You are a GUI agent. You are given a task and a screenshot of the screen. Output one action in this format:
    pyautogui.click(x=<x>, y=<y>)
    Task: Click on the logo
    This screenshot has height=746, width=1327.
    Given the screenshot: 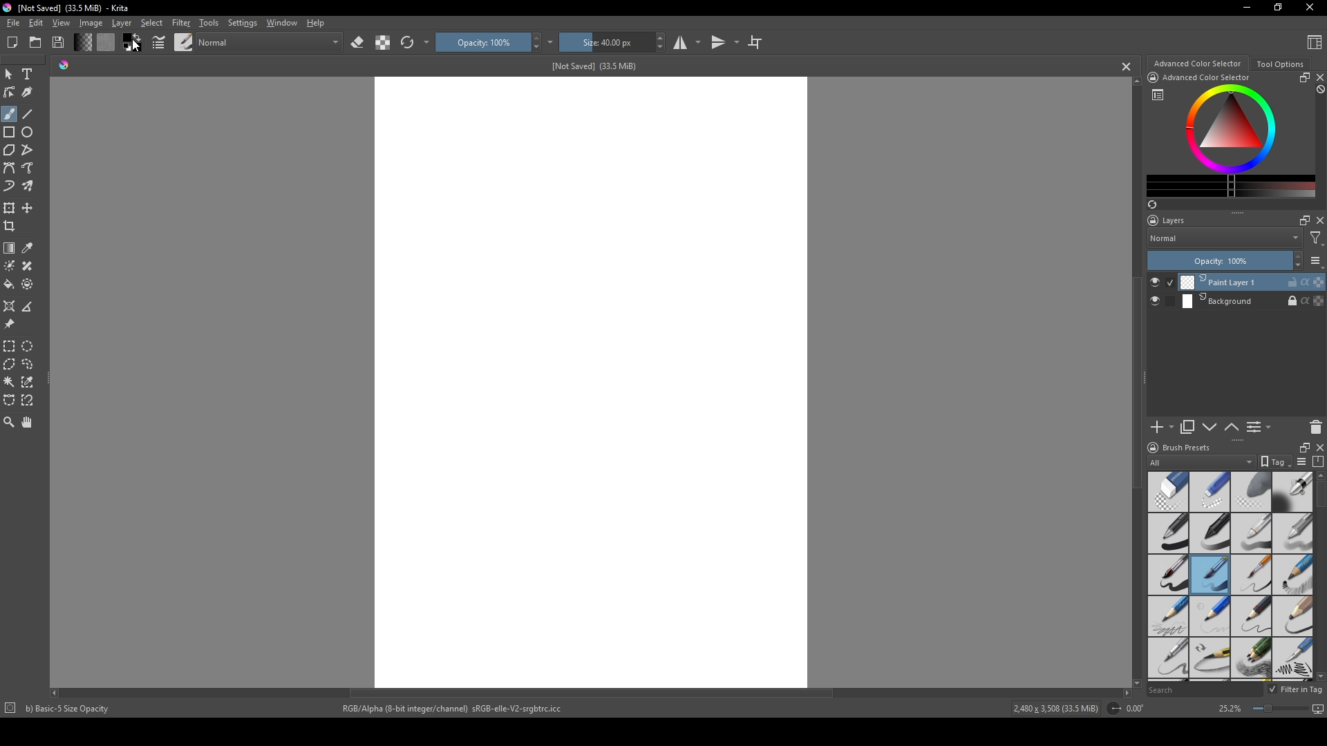 What is the action you would take?
    pyautogui.click(x=8, y=8)
    